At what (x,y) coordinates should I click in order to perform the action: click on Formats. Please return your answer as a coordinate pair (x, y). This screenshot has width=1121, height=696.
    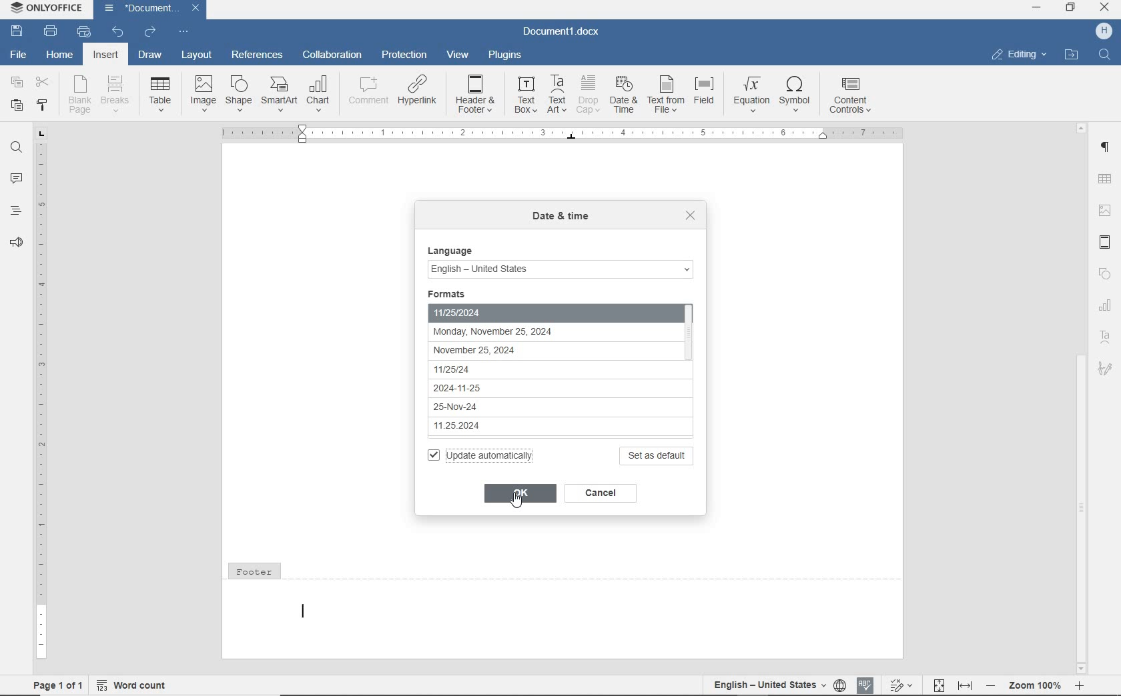
    Looking at the image, I should click on (460, 292).